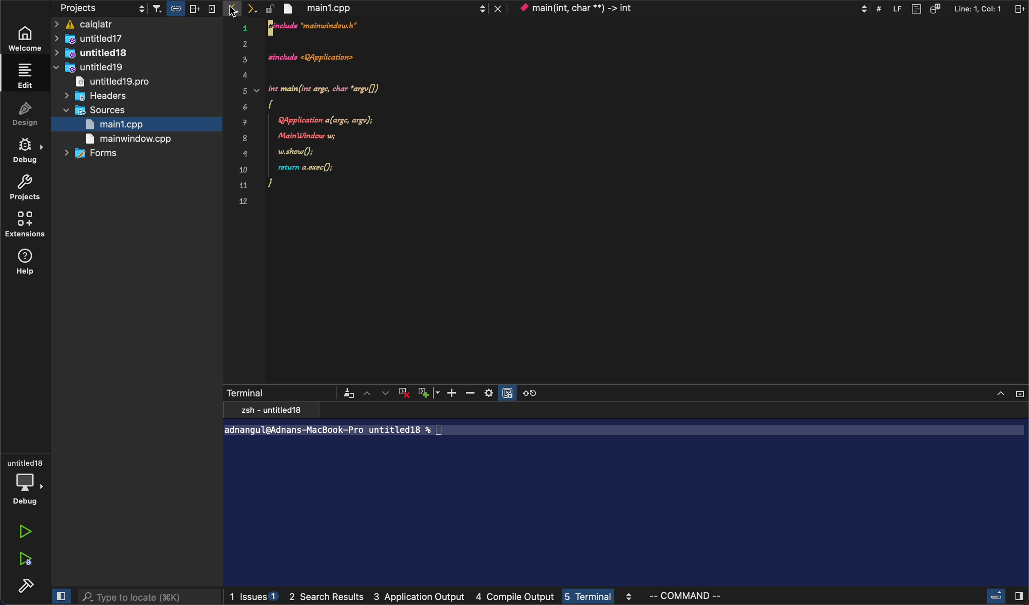 The image size is (1029, 605). Describe the element at coordinates (94, 68) in the screenshot. I see `untitled 19` at that location.